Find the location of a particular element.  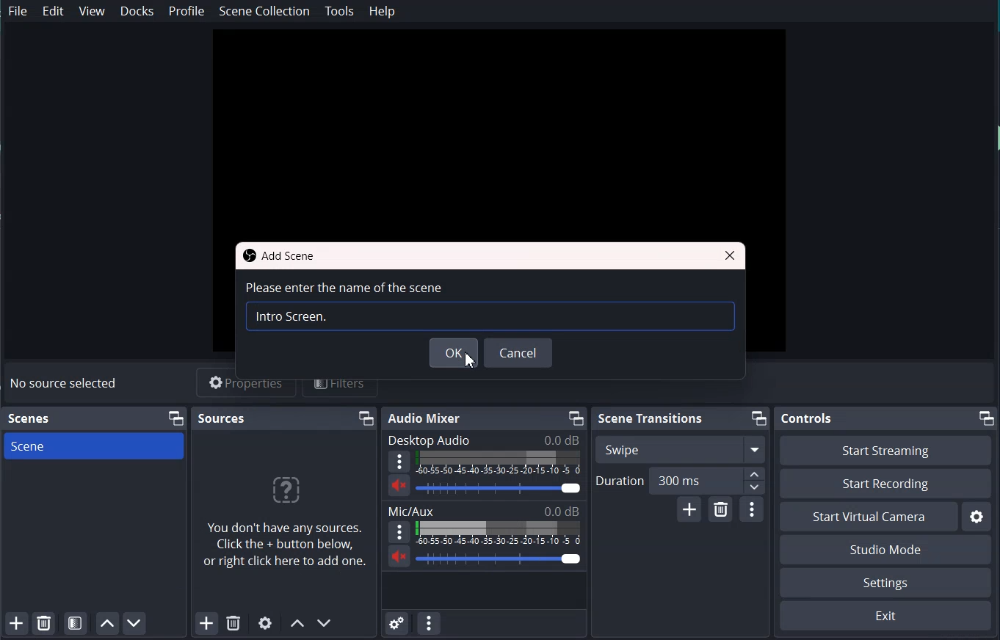

Advance Audio Properties is located at coordinates (397, 622).